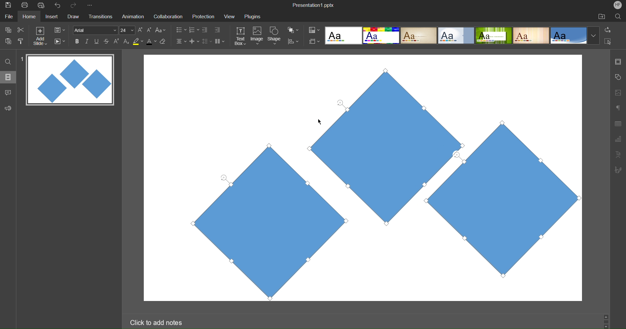  I want to click on Number List, so click(193, 31).